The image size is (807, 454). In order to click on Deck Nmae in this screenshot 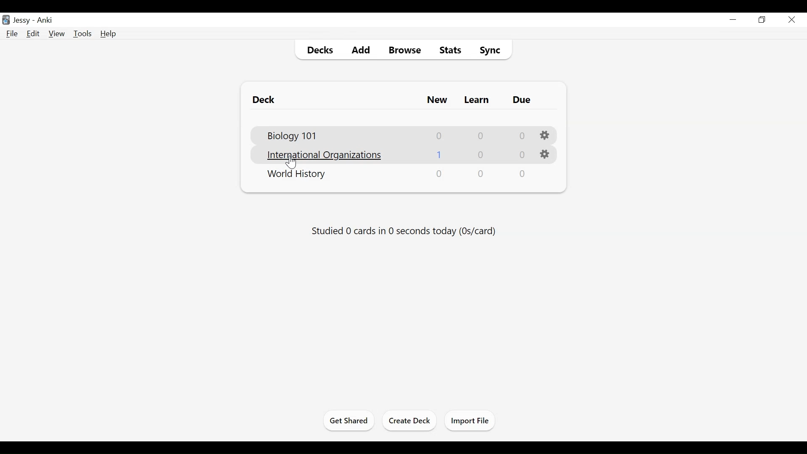, I will do `click(296, 175)`.